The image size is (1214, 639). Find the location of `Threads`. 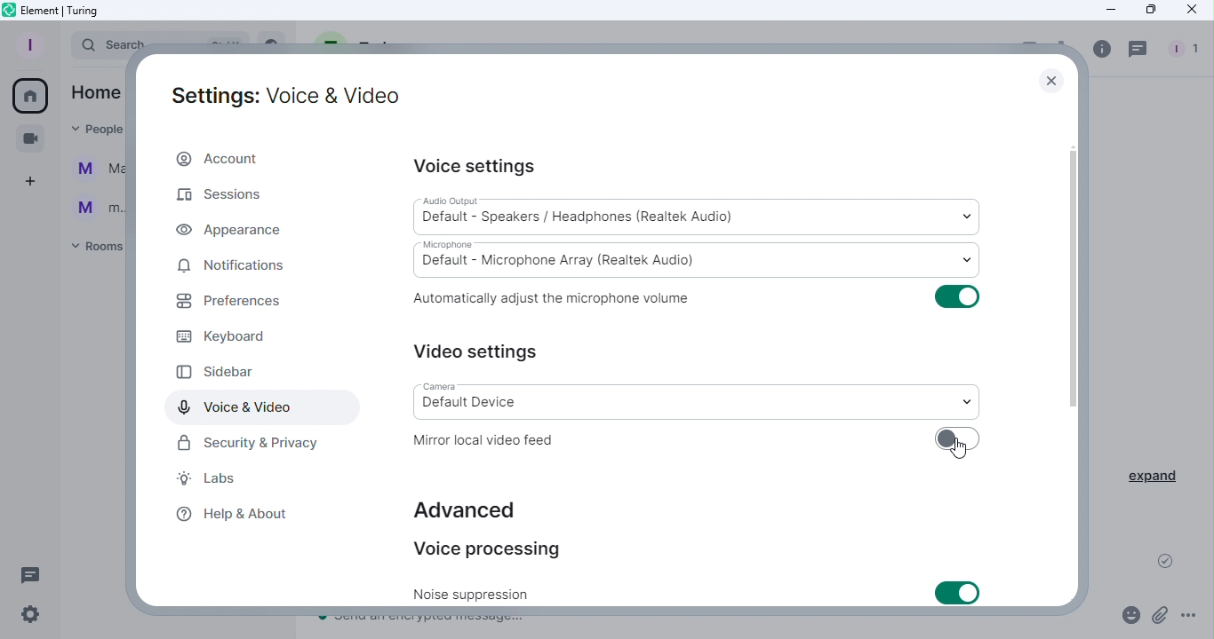

Threads is located at coordinates (33, 574).